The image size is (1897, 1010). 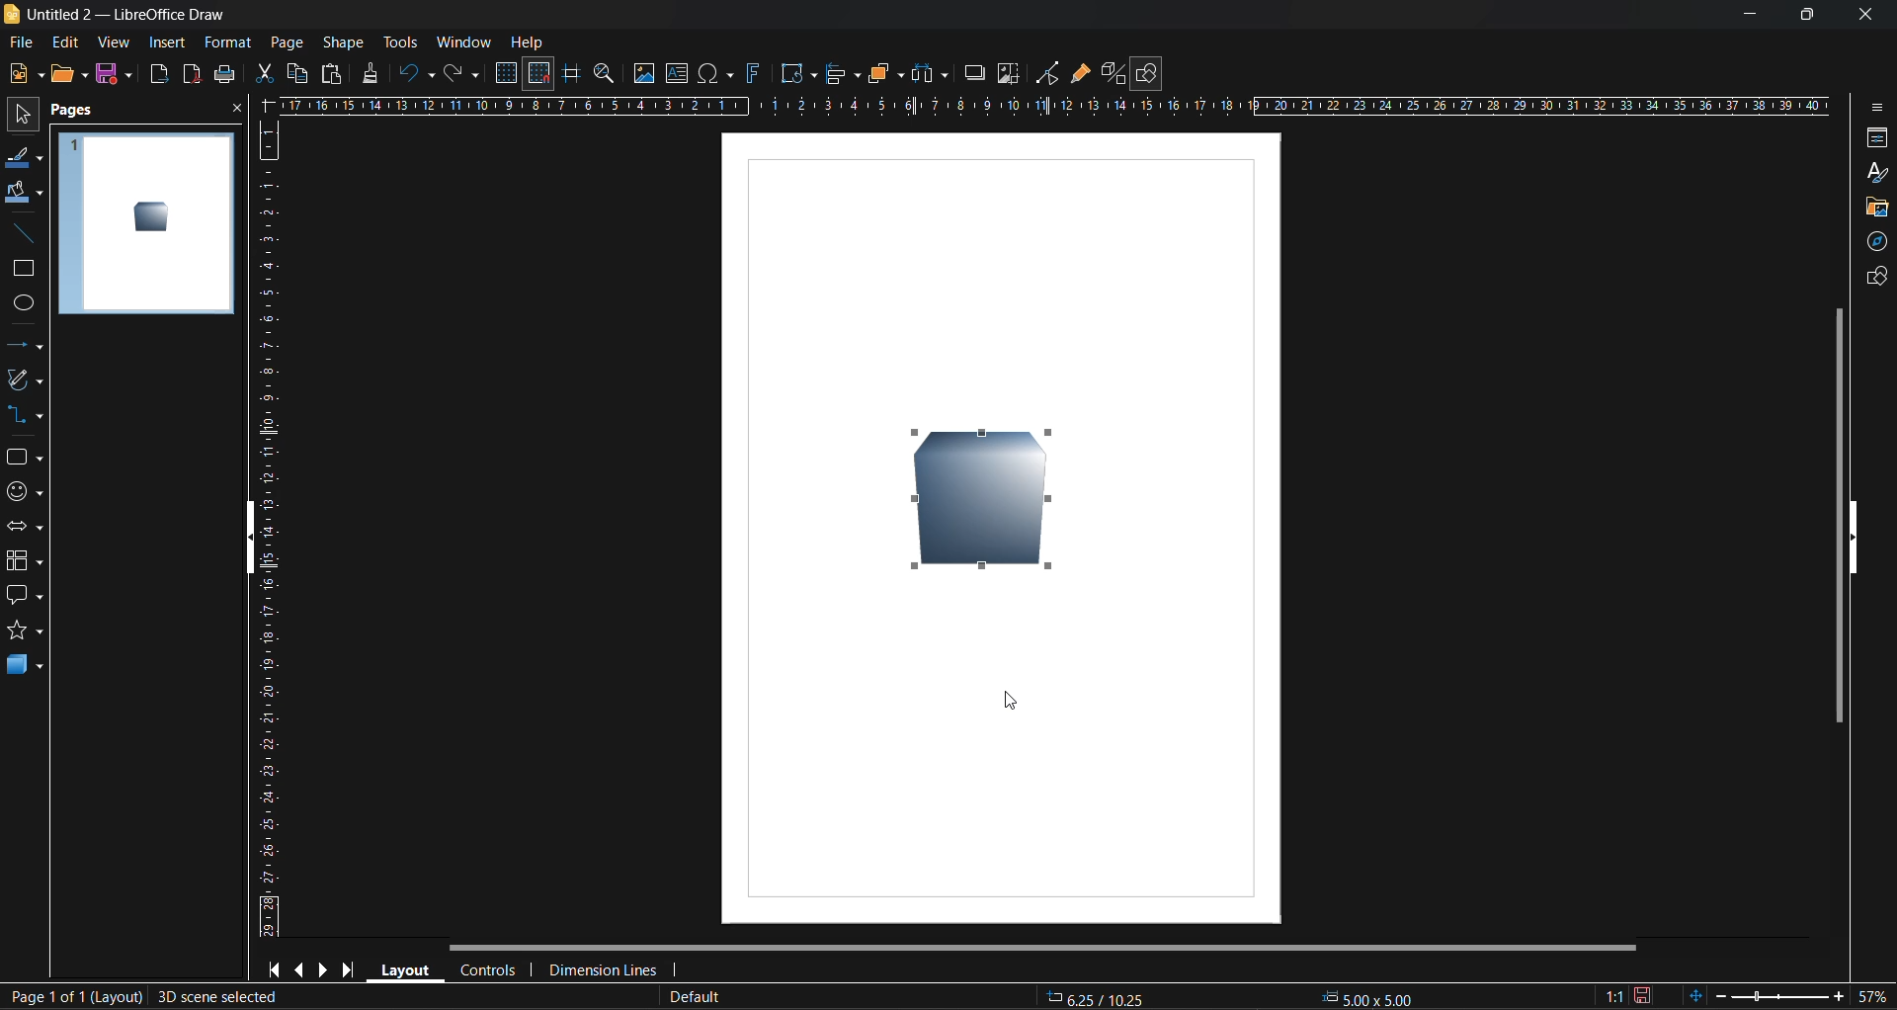 I want to click on sidebar, so click(x=1874, y=105).